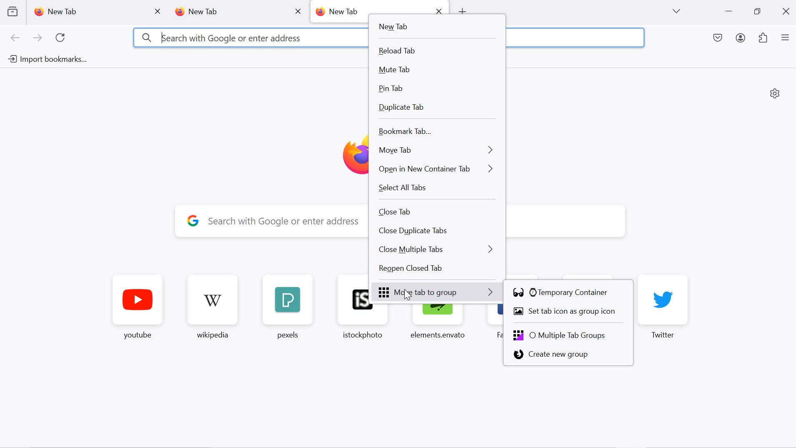 This screenshot has height=448, width=796. Describe the element at coordinates (408, 295) in the screenshot. I see `cursor` at that location.